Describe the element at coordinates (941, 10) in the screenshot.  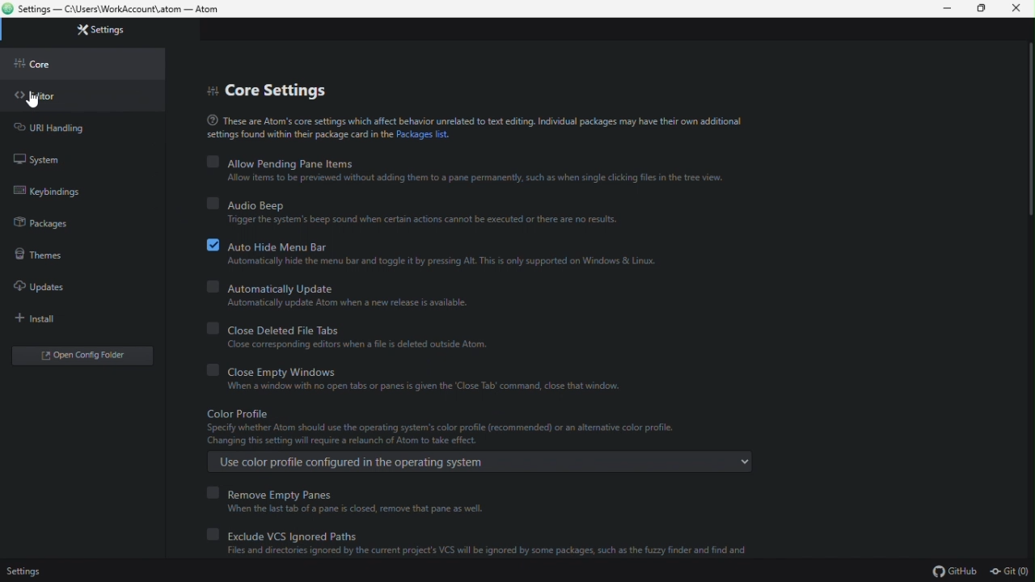
I see `minimize` at that location.